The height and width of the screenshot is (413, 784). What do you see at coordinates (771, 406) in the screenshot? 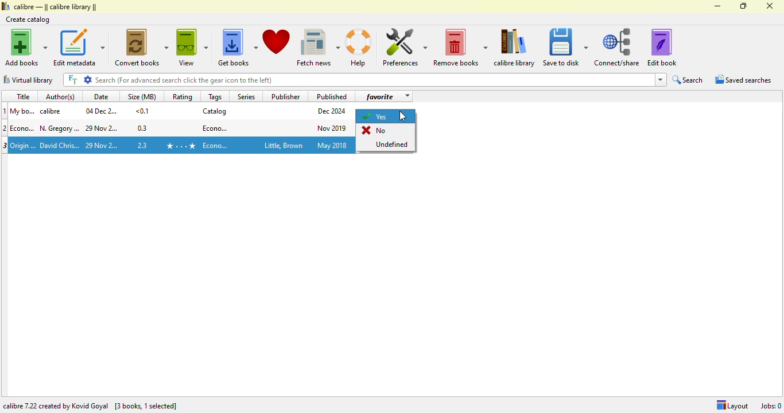
I see `jobs: 0` at bounding box center [771, 406].